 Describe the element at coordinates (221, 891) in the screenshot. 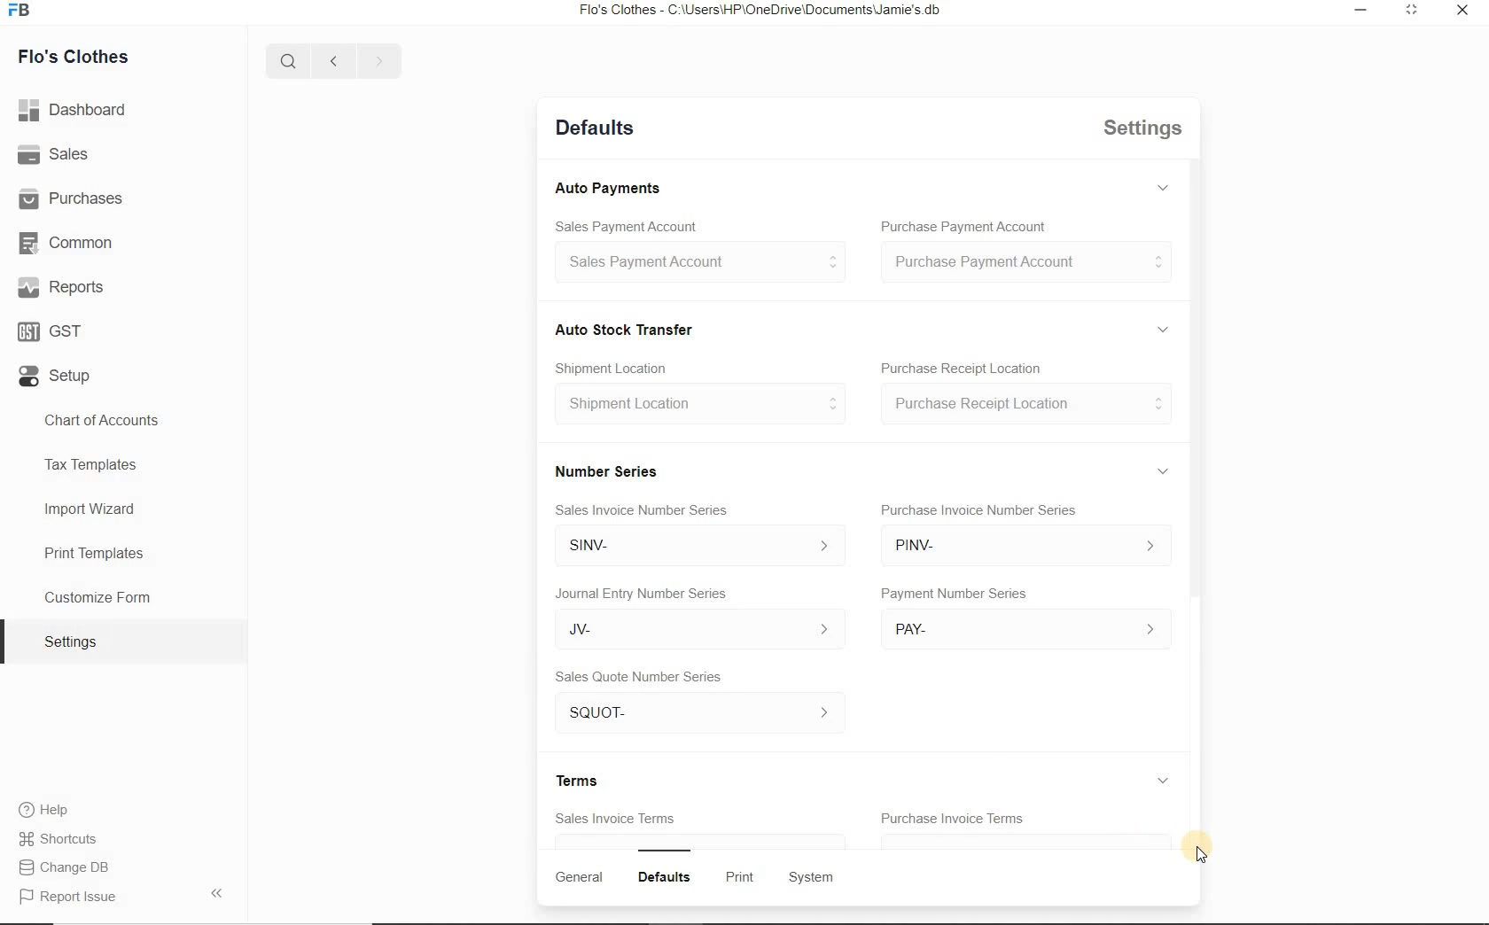

I see `Arrow` at that location.